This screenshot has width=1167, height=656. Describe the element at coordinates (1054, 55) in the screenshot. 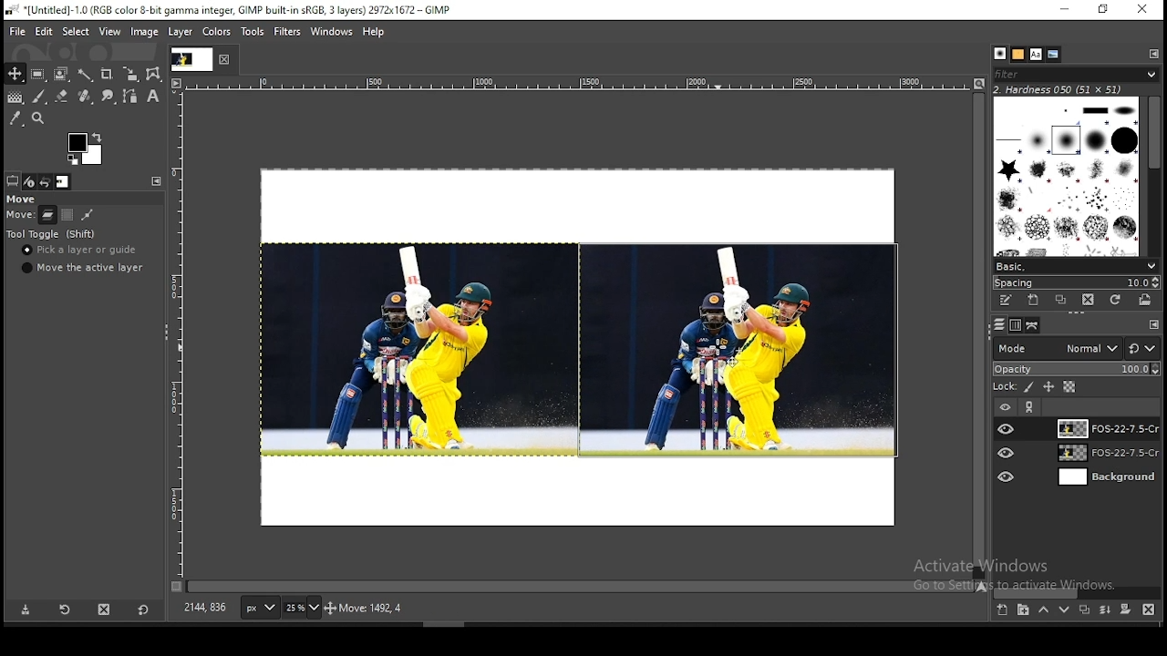

I see `document history` at that location.